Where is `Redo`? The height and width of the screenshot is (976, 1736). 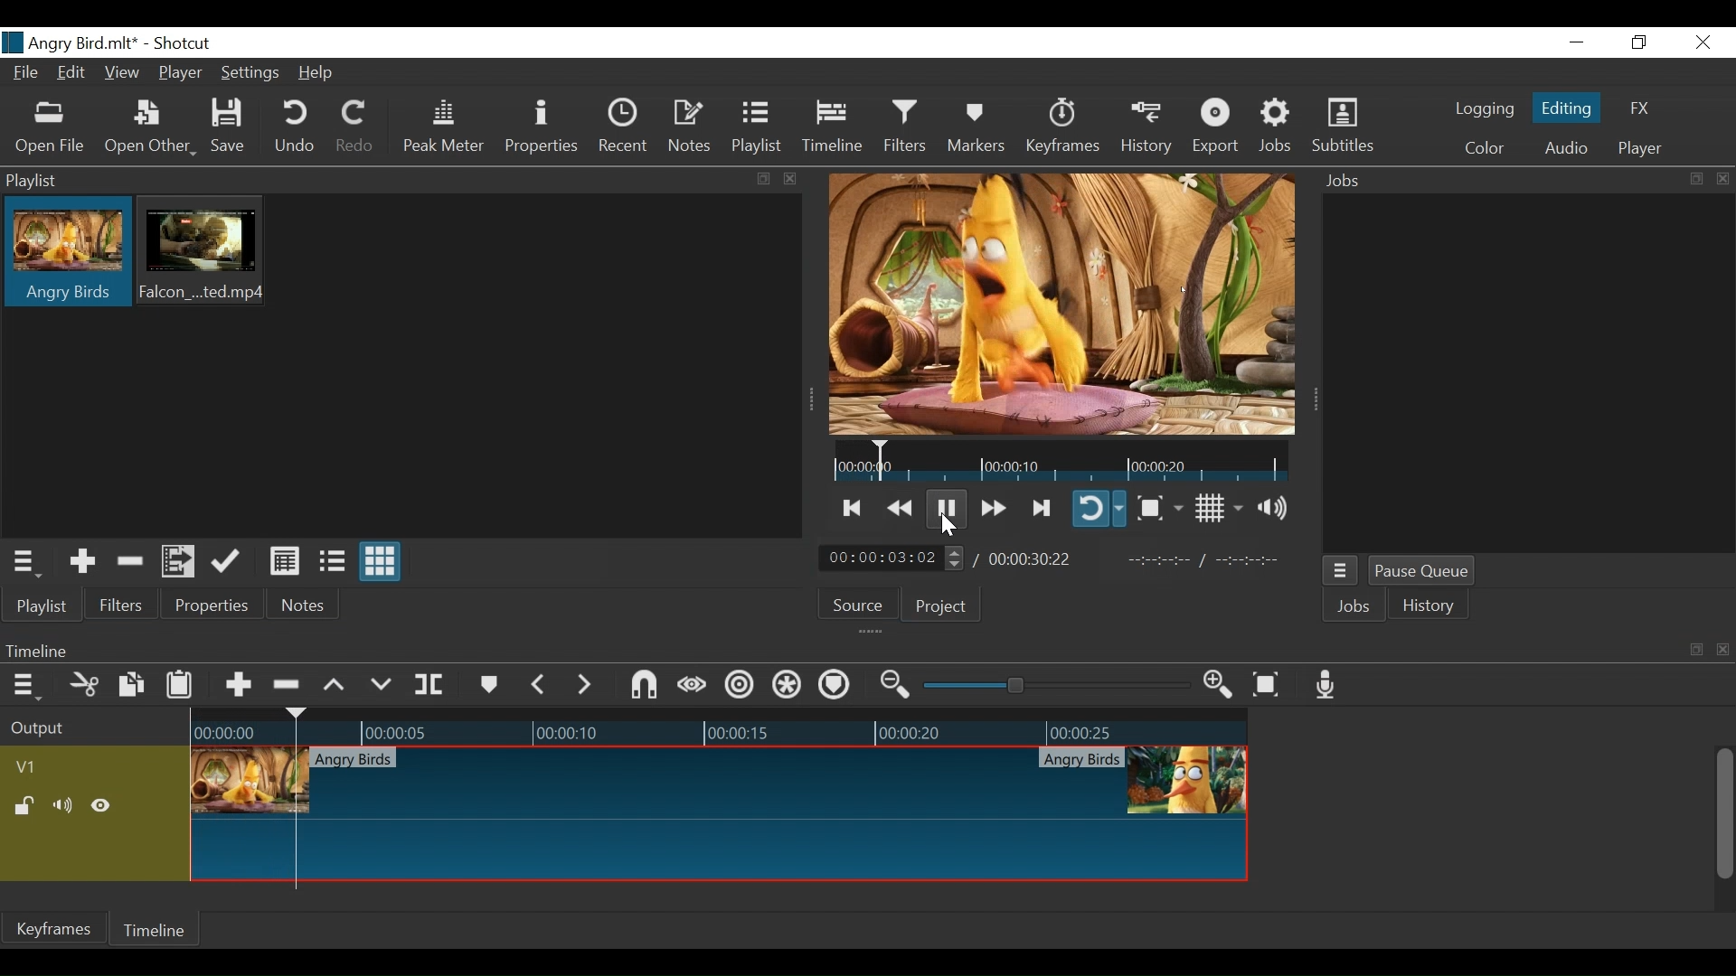
Redo is located at coordinates (357, 127).